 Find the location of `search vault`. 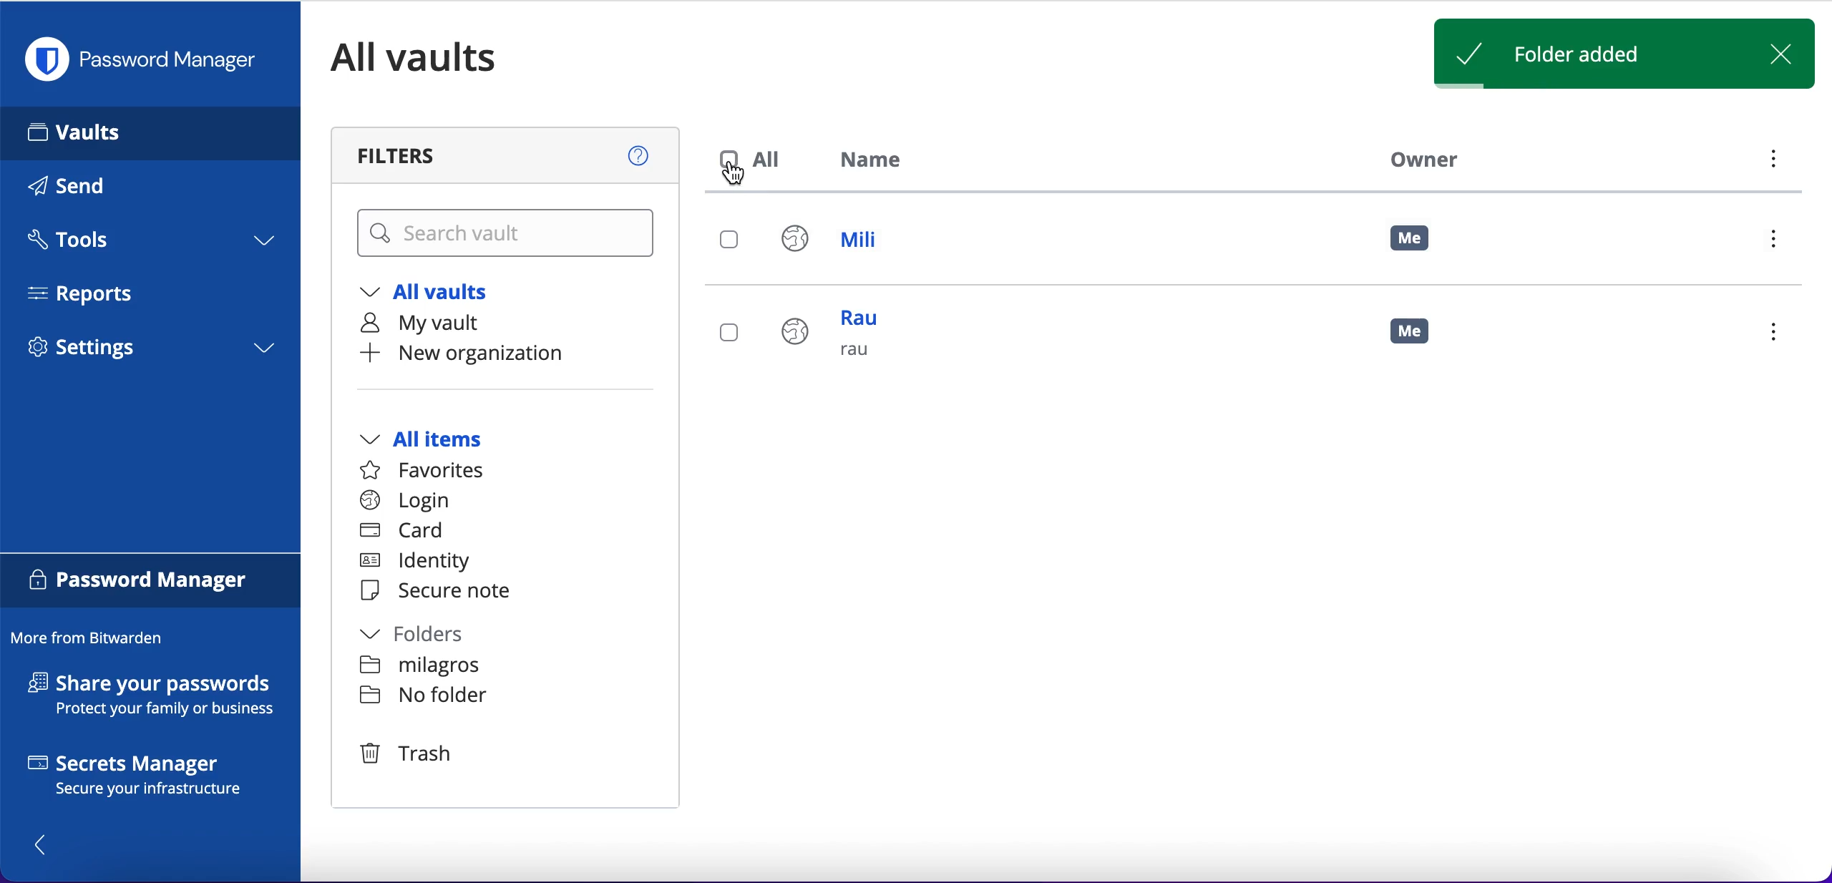

search vault is located at coordinates (508, 234).